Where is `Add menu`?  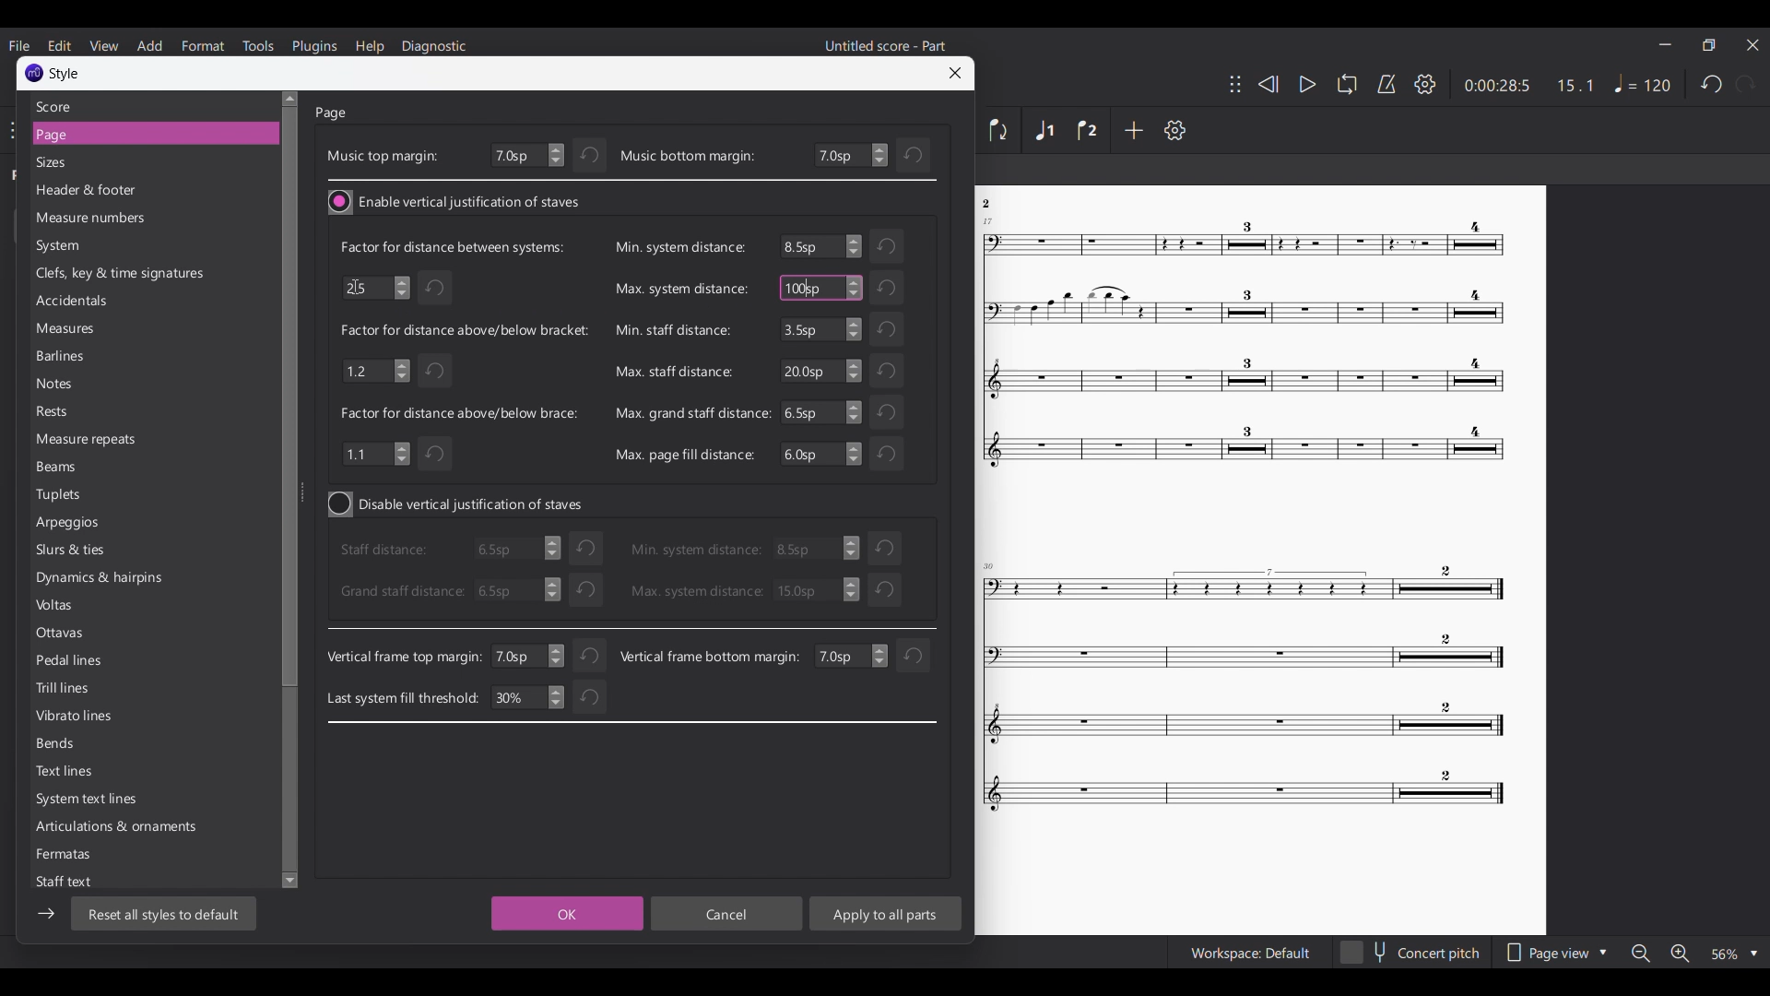
Add menu is located at coordinates (149, 45).